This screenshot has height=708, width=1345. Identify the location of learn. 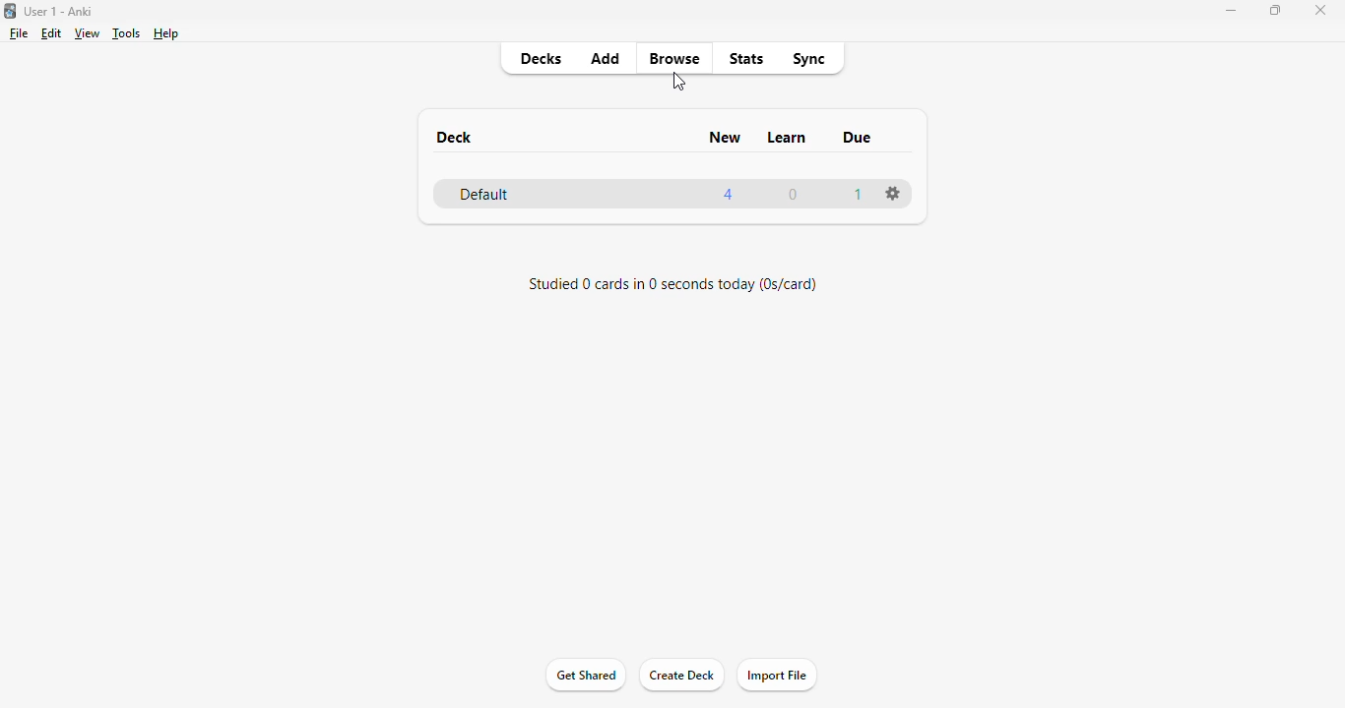
(788, 138).